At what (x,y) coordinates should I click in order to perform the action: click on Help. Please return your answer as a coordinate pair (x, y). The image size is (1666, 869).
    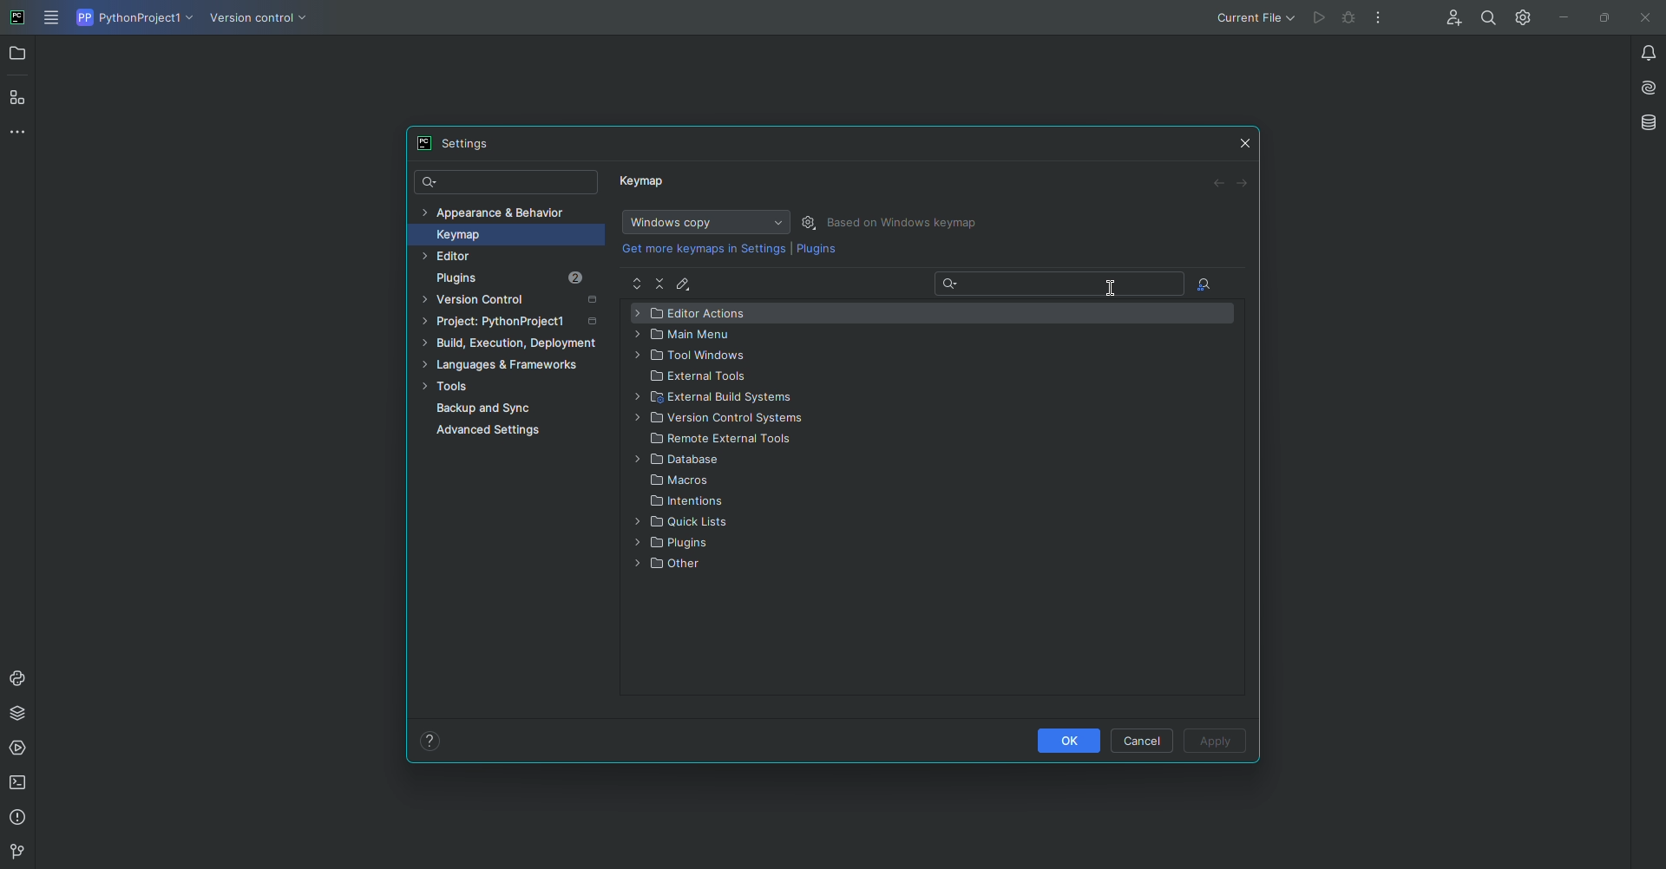
    Looking at the image, I should click on (430, 740).